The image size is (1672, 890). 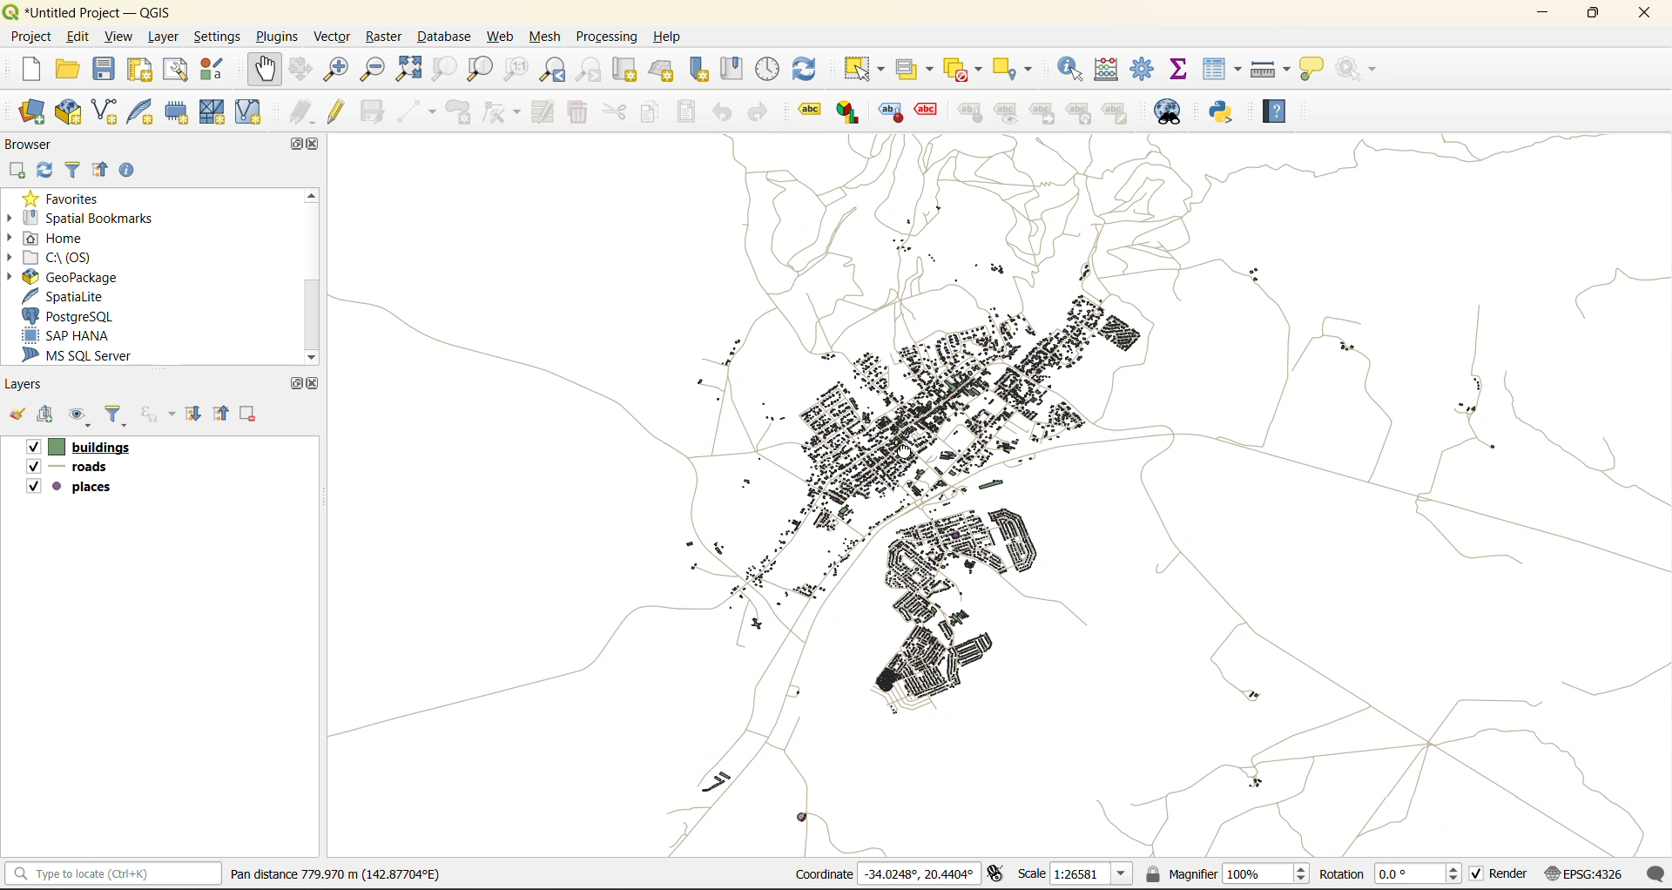 What do you see at coordinates (1594, 17) in the screenshot?
I see `maximize` at bounding box center [1594, 17].